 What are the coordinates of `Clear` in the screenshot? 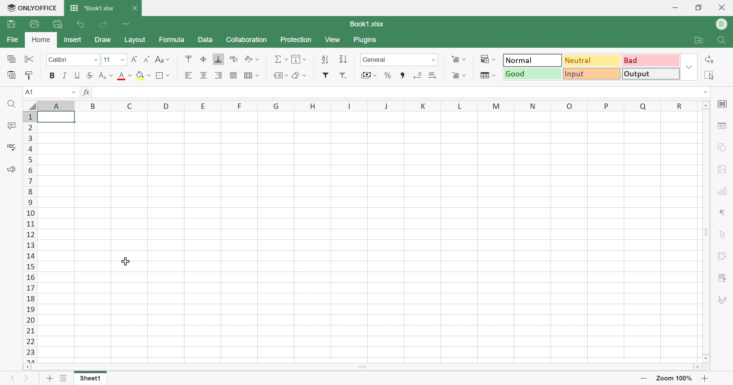 It's located at (297, 76).